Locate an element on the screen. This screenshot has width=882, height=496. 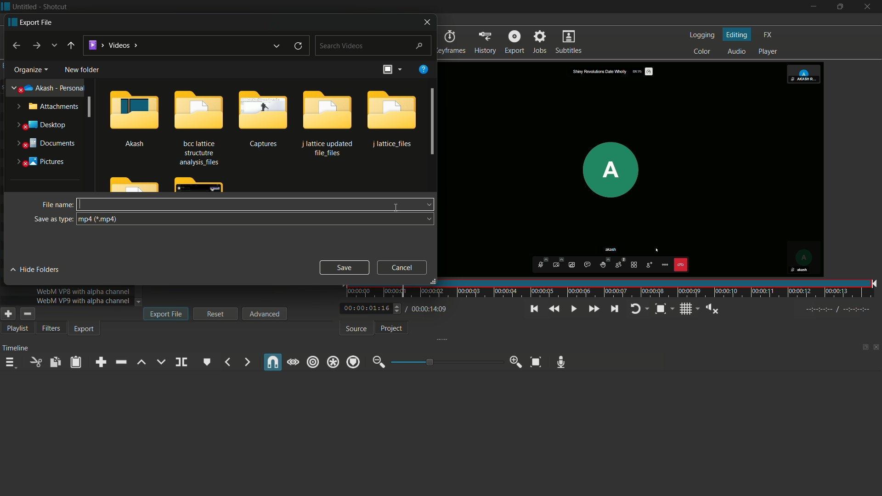
jobs is located at coordinates (541, 42).